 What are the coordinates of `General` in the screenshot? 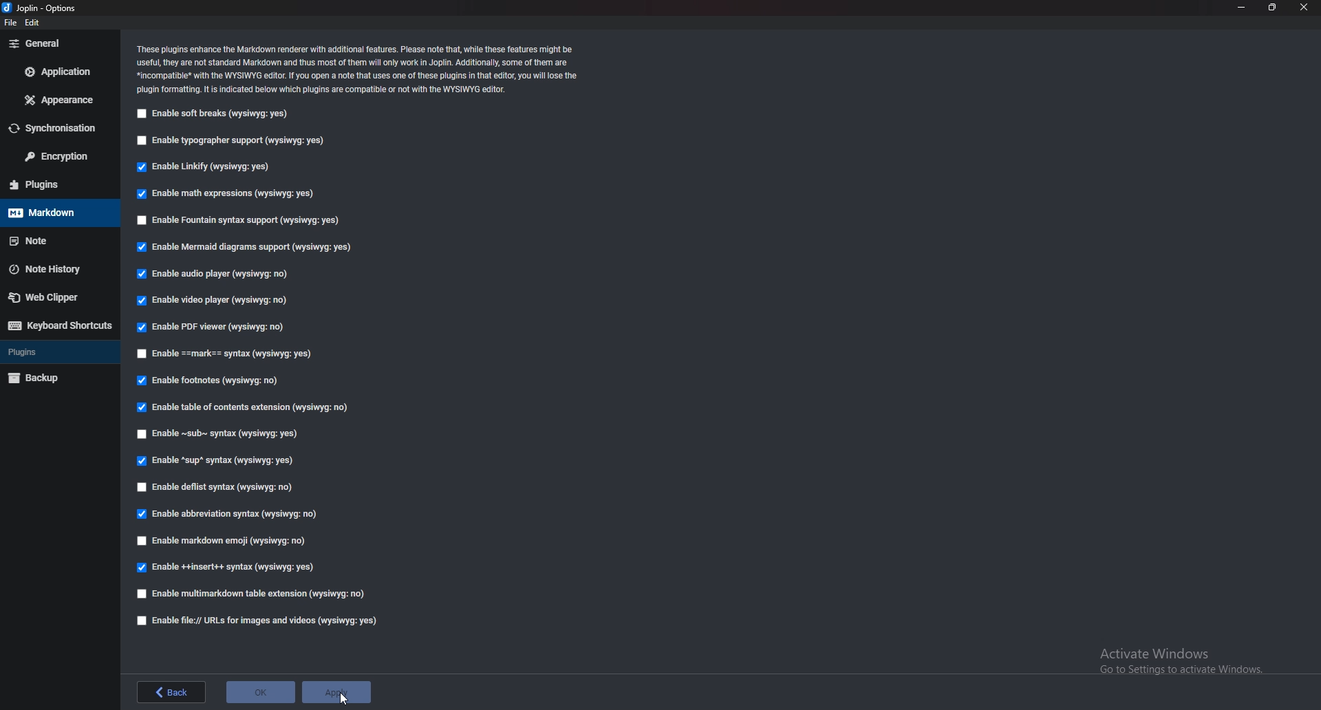 It's located at (59, 44).